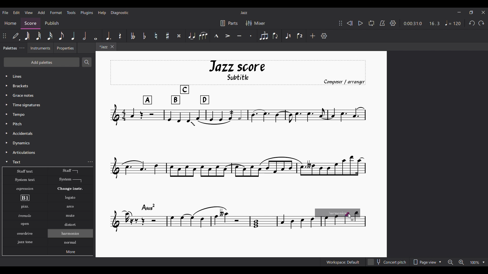 The image size is (488, 274). I want to click on Preview options, so click(427, 262).